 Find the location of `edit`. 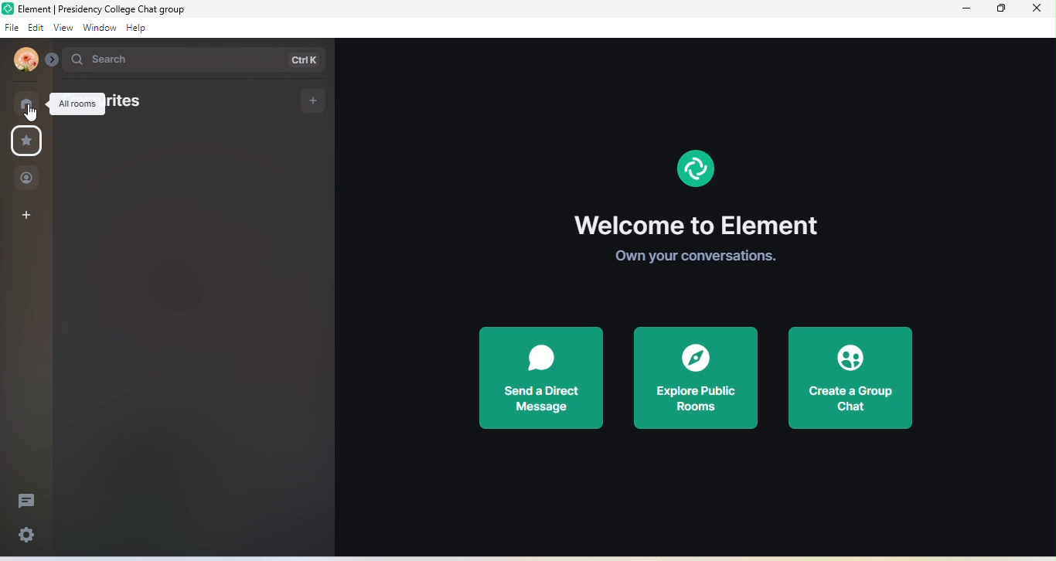

edit is located at coordinates (36, 29).